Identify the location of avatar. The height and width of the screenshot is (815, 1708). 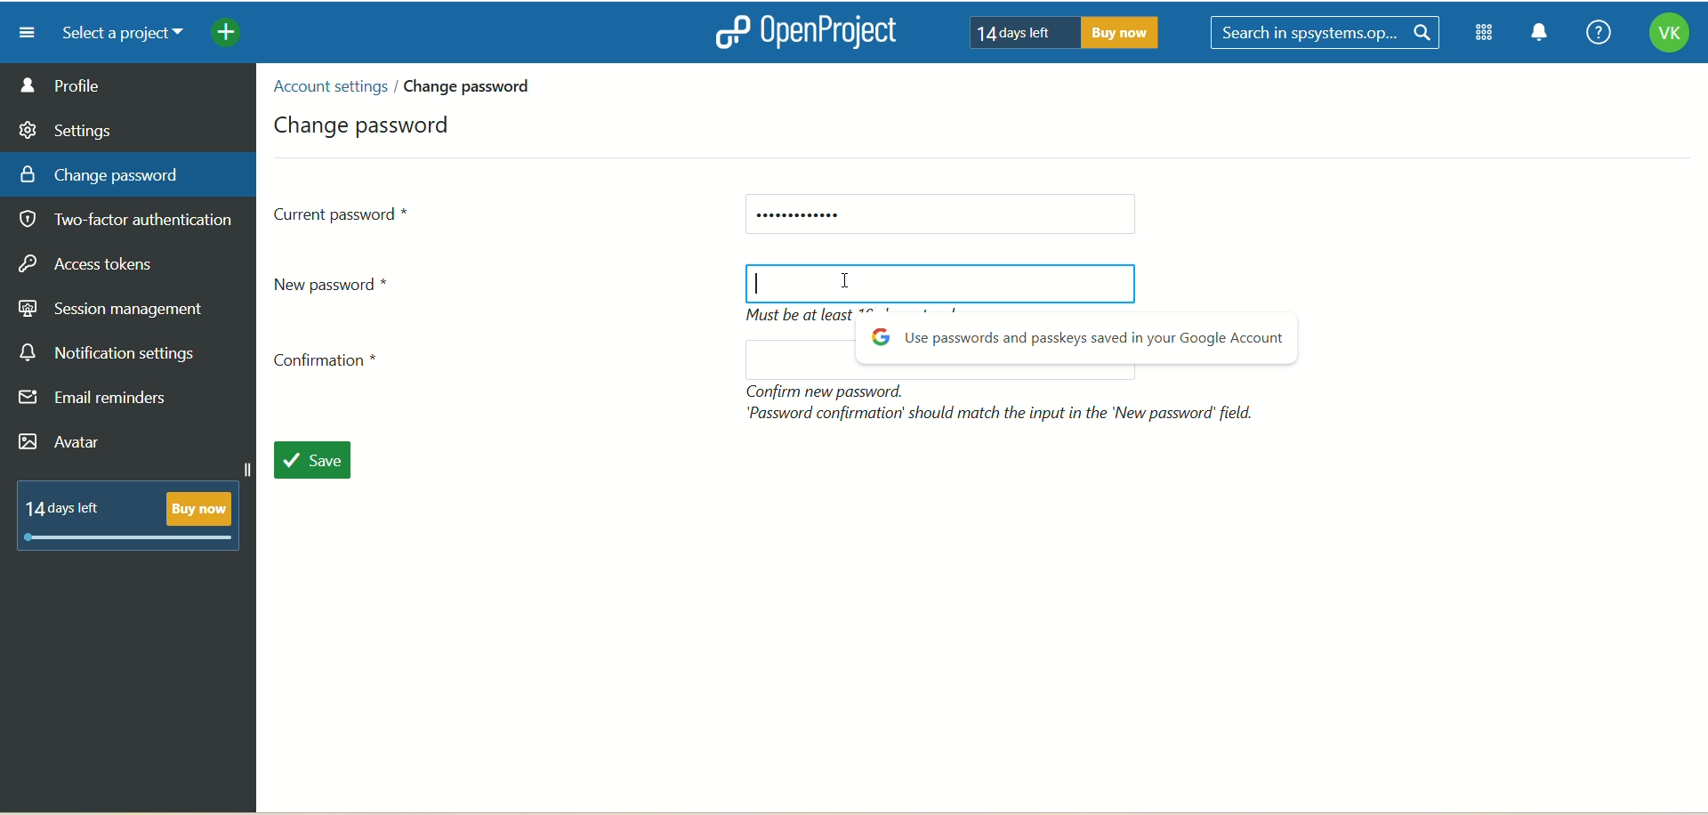
(63, 444).